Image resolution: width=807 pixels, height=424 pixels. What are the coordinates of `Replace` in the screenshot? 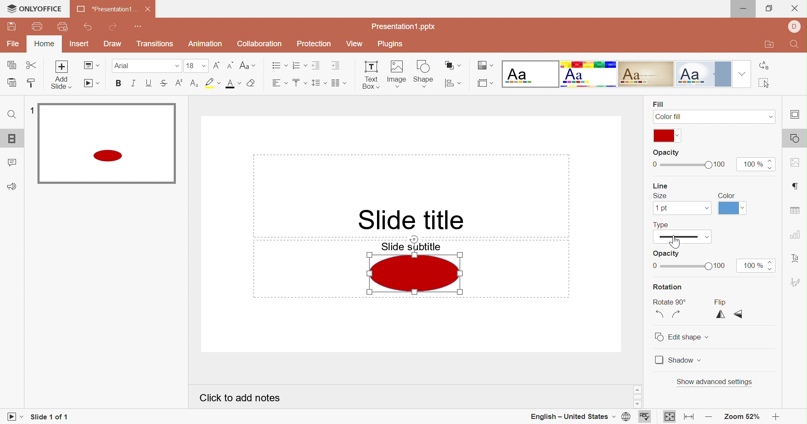 It's located at (764, 66).